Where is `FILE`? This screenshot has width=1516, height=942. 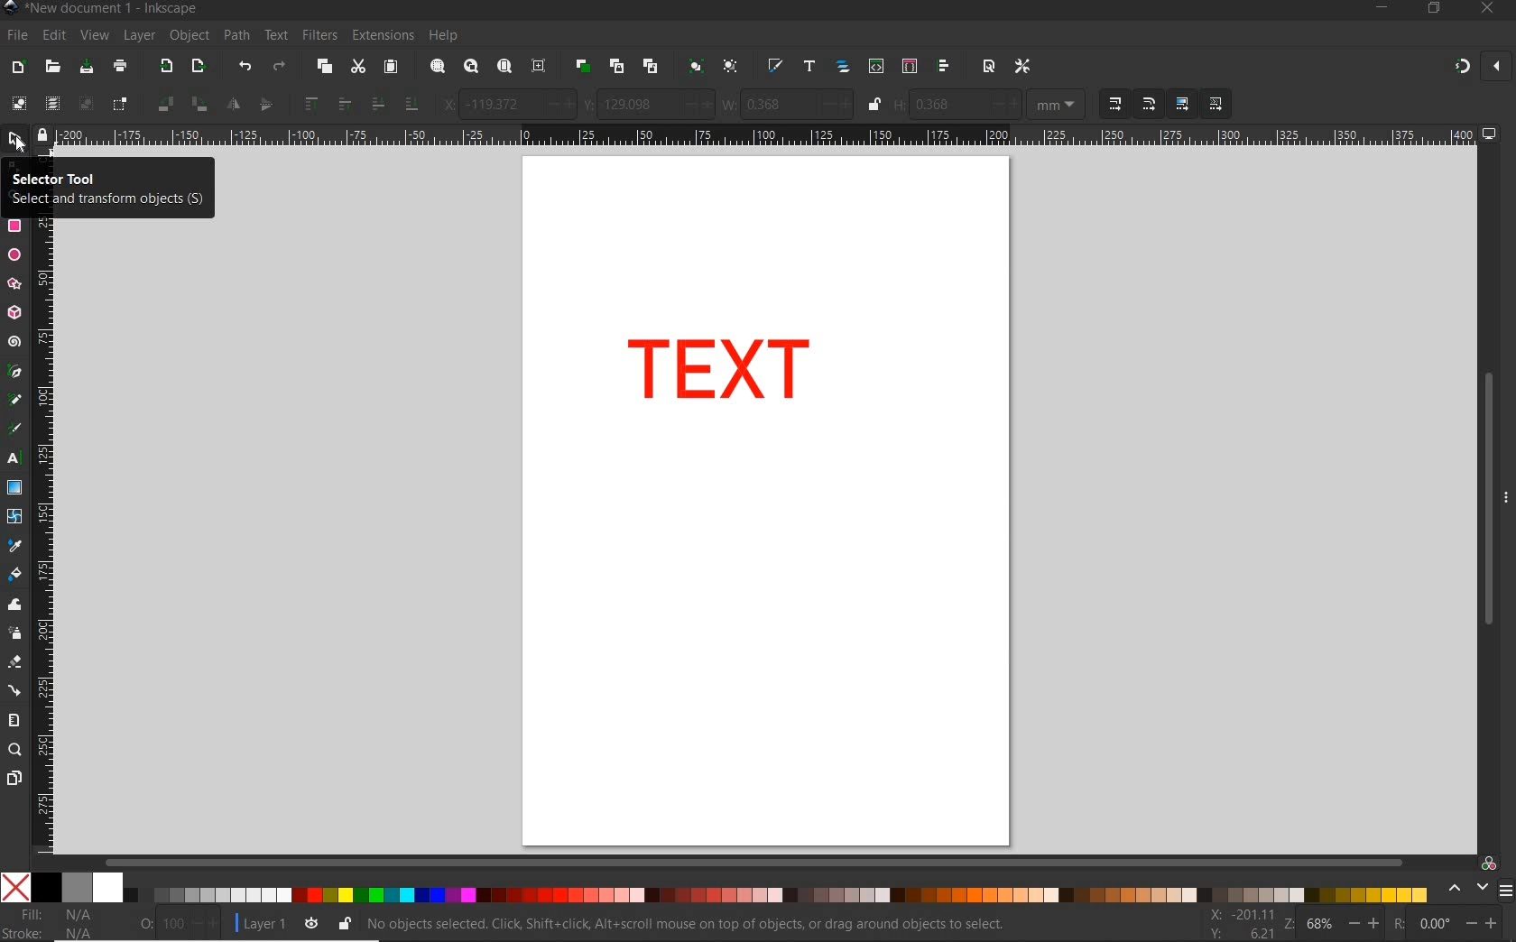 FILE is located at coordinates (15, 36).